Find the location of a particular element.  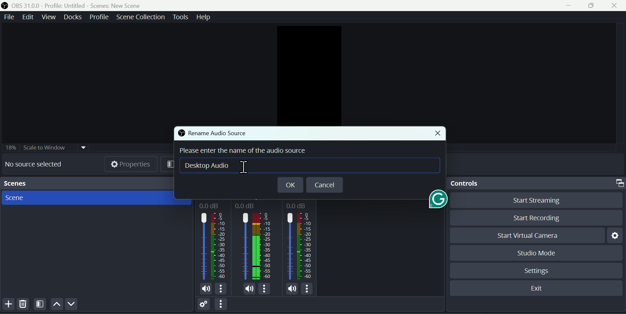

Exit is located at coordinates (537, 287).